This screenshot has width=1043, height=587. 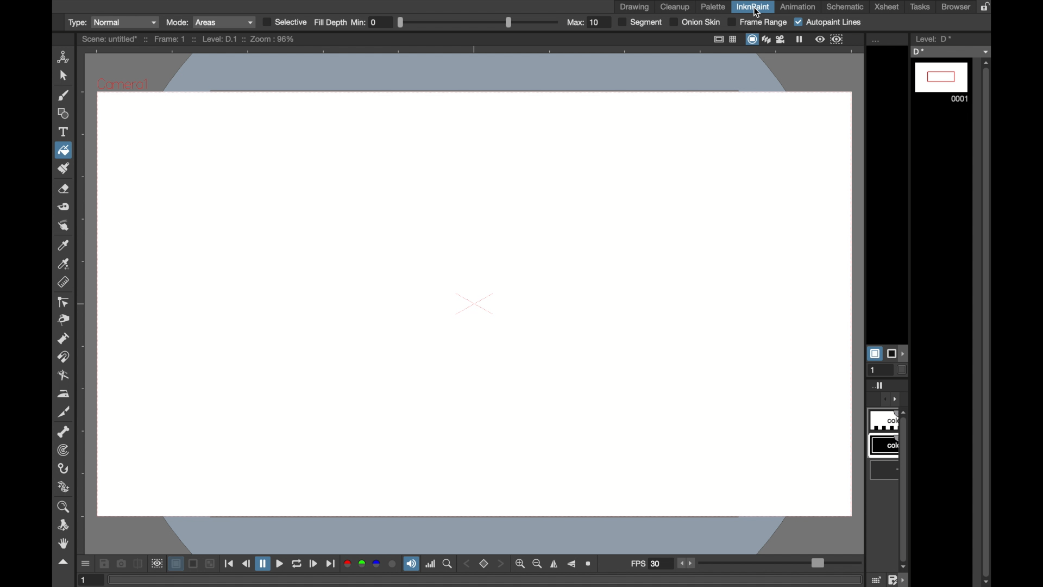 What do you see at coordinates (502, 564) in the screenshot?
I see `front` at bounding box center [502, 564].